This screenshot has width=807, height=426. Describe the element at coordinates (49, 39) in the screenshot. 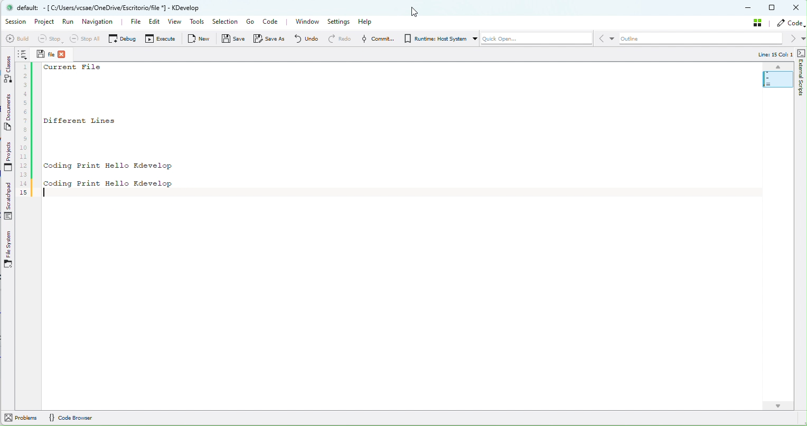

I see `stop` at that location.